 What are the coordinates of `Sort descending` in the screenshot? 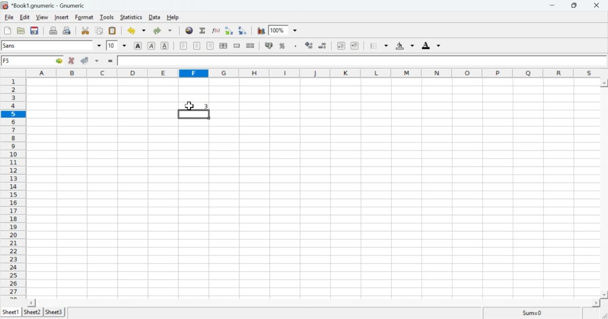 It's located at (243, 30).